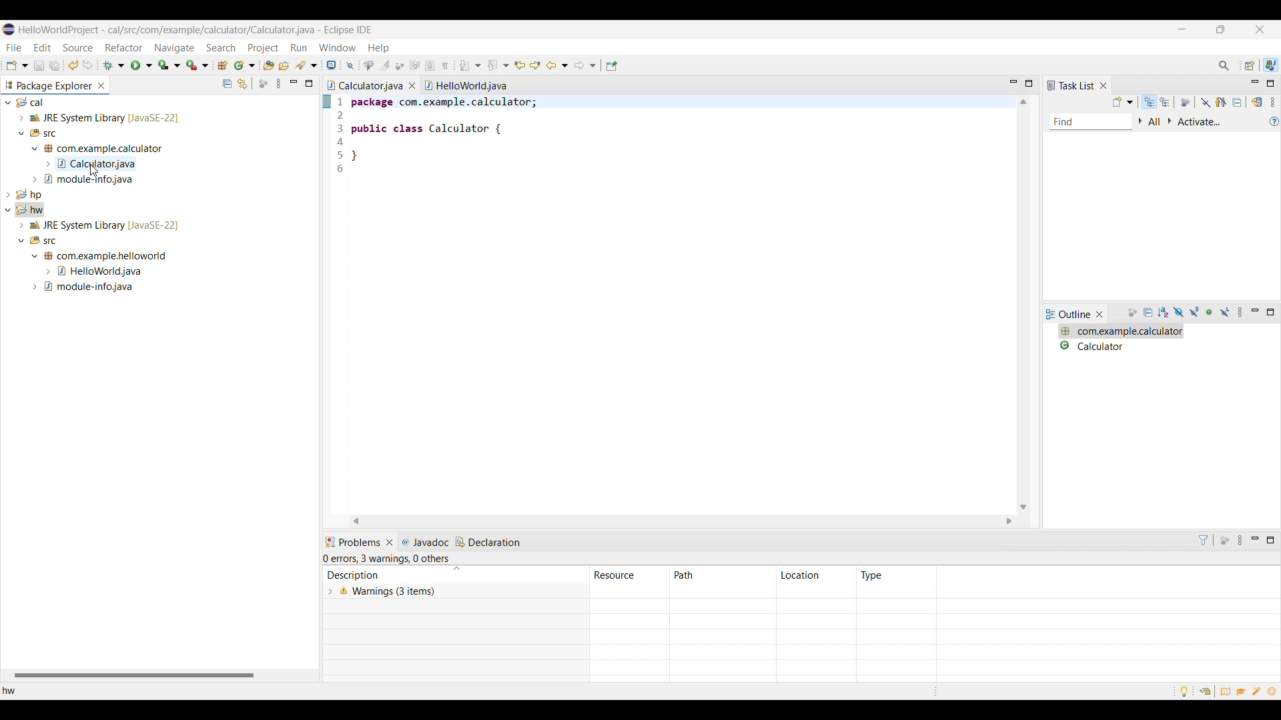 The width and height of the screenshot is (1281, 720). Describe the element at coordinates (134, 676) in the screenshot. I see `Horizontal slide bar` at that location.